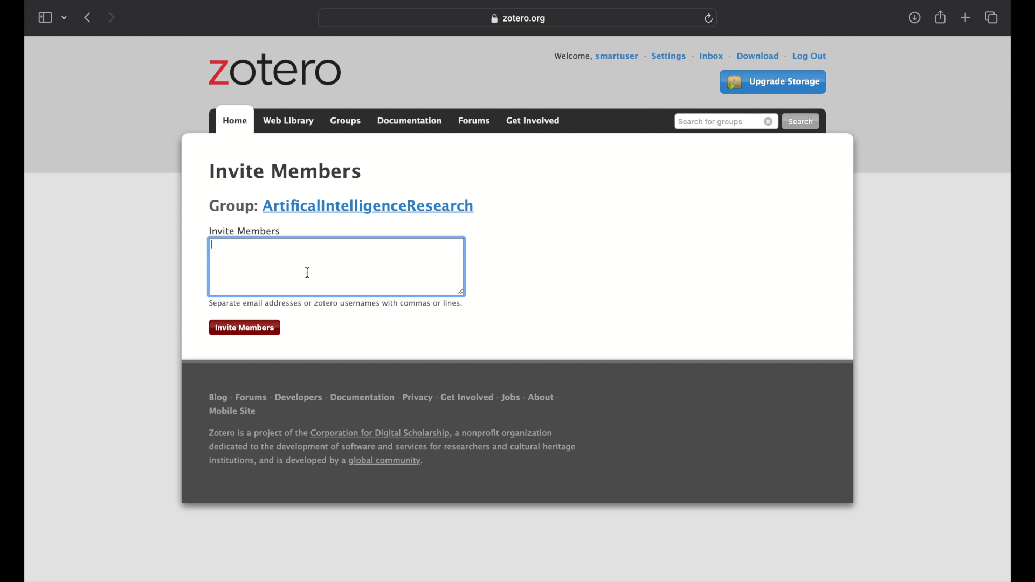 This screenshot has width=1035, height=582. What do you see at coordinates (288, 121) in the screenshot?
I see `web library` at bounding box center [288, 121].